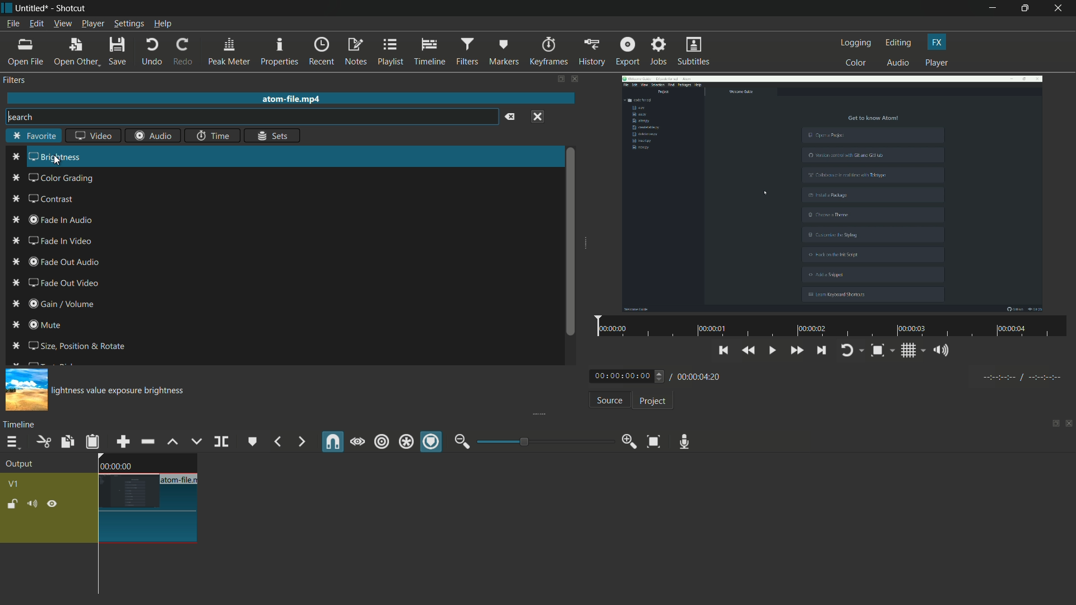  I want to click on settings menu, so click(129, 24).